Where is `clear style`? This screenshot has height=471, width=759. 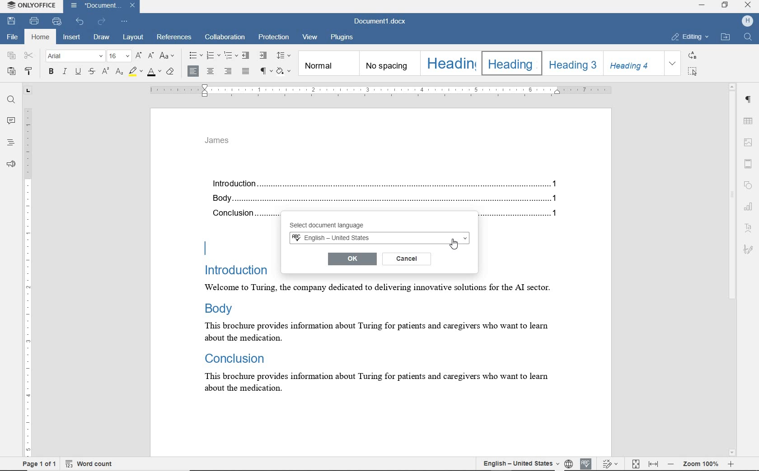 clear style is located at coordinates (171, 72).